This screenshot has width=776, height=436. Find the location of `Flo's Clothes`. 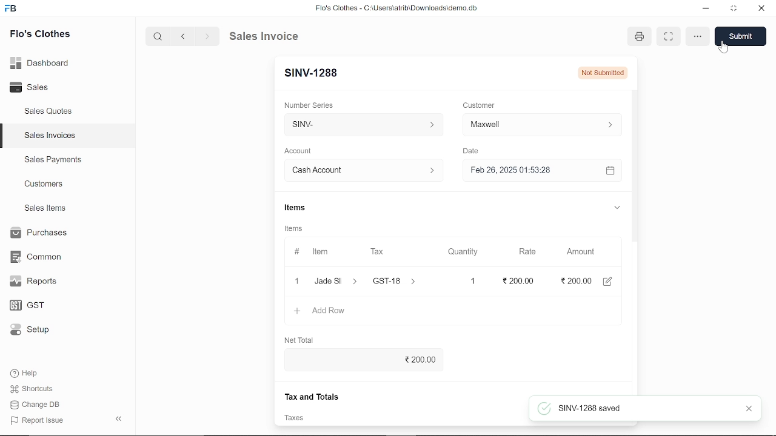

Flo's Clothes is located at coordinates (40, 35).